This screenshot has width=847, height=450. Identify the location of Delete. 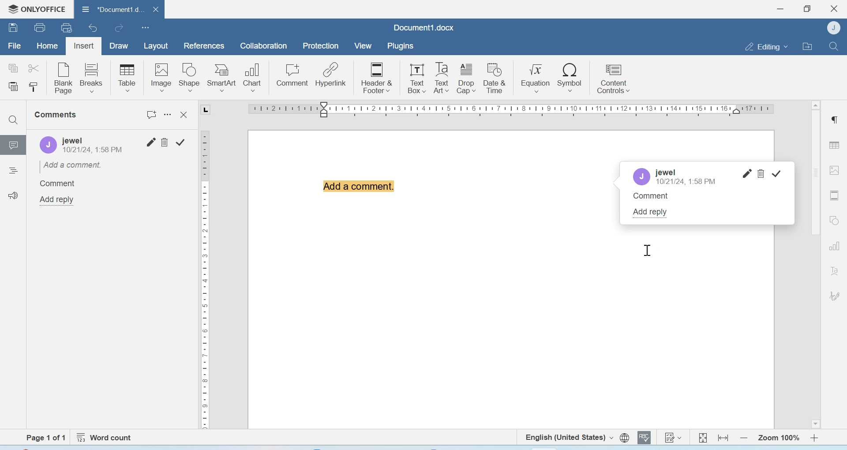
(761, 174).